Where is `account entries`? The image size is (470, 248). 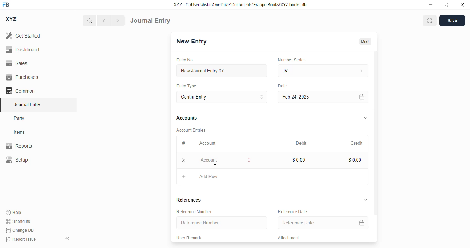
account entries is located at coordinates (192, 130).